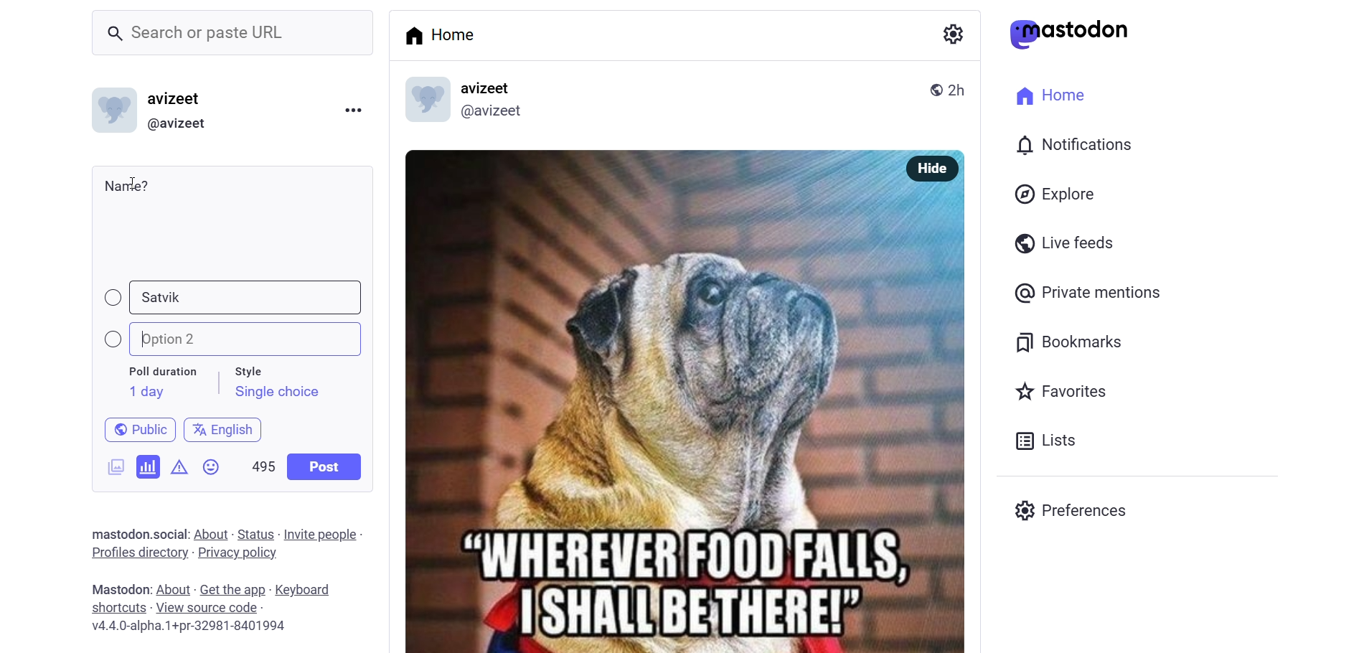 This screenshot has height=653, width=1369. I want to click on mastodon, so click(1070, 34).